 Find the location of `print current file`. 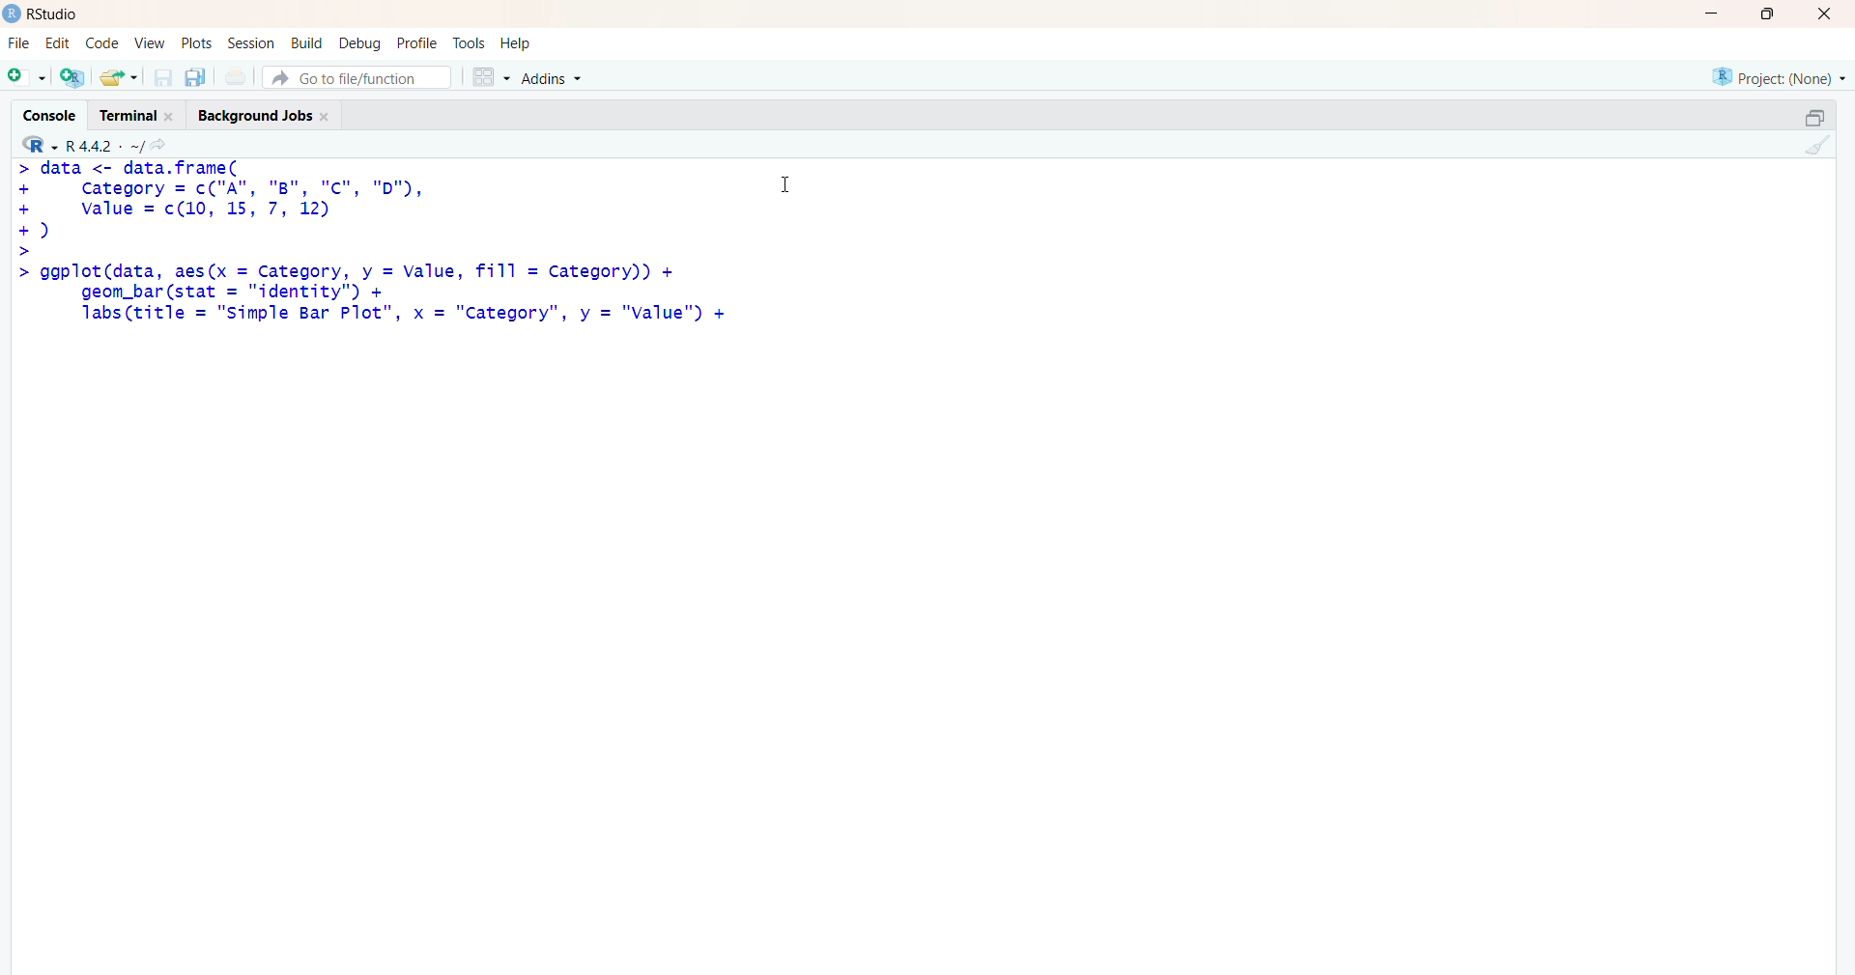

print current file is located at coordinates (233, 76).